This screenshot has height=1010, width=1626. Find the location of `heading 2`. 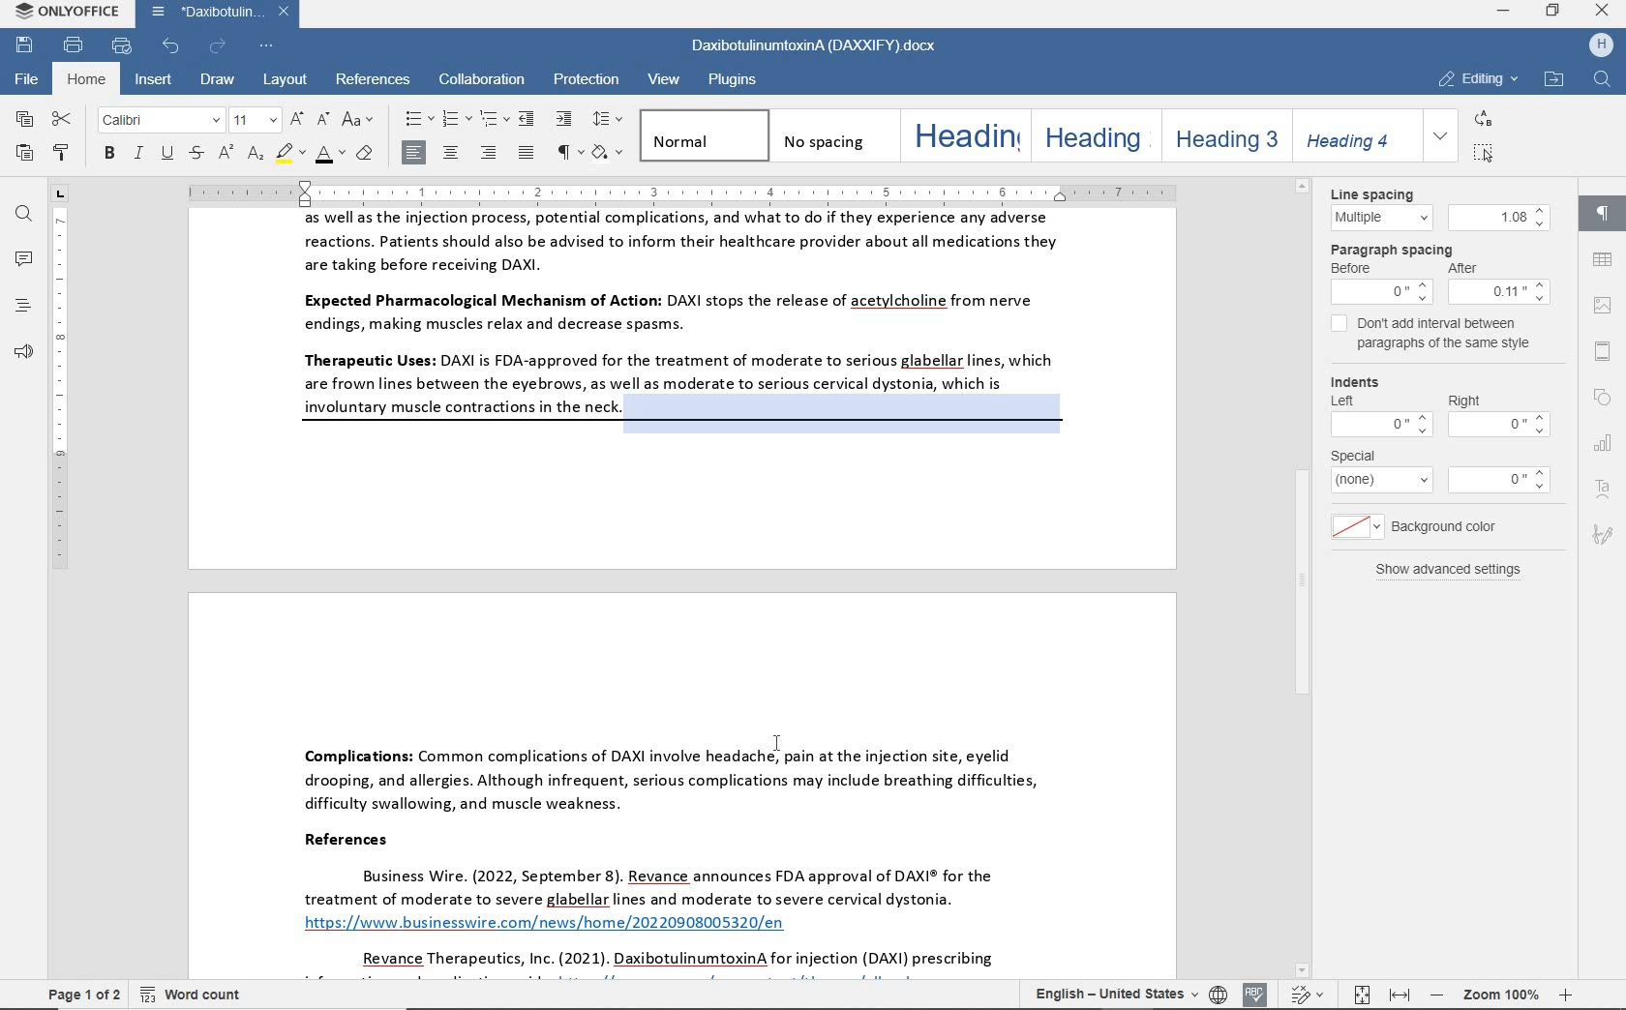

heading 2 is located at coordinates (1092, 135).